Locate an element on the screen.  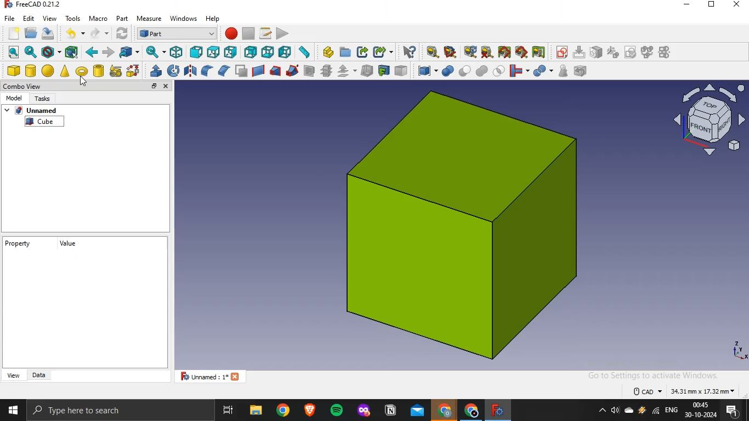
shape builder is located at coordinates (133, 71).